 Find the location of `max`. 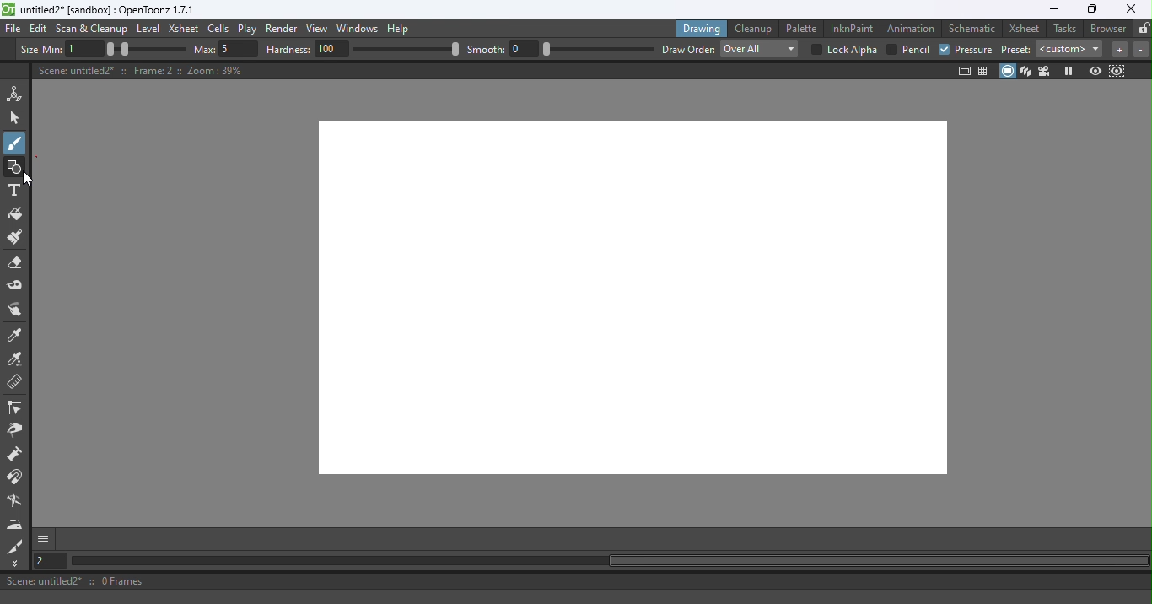

max is located at coordinates (204, 49).